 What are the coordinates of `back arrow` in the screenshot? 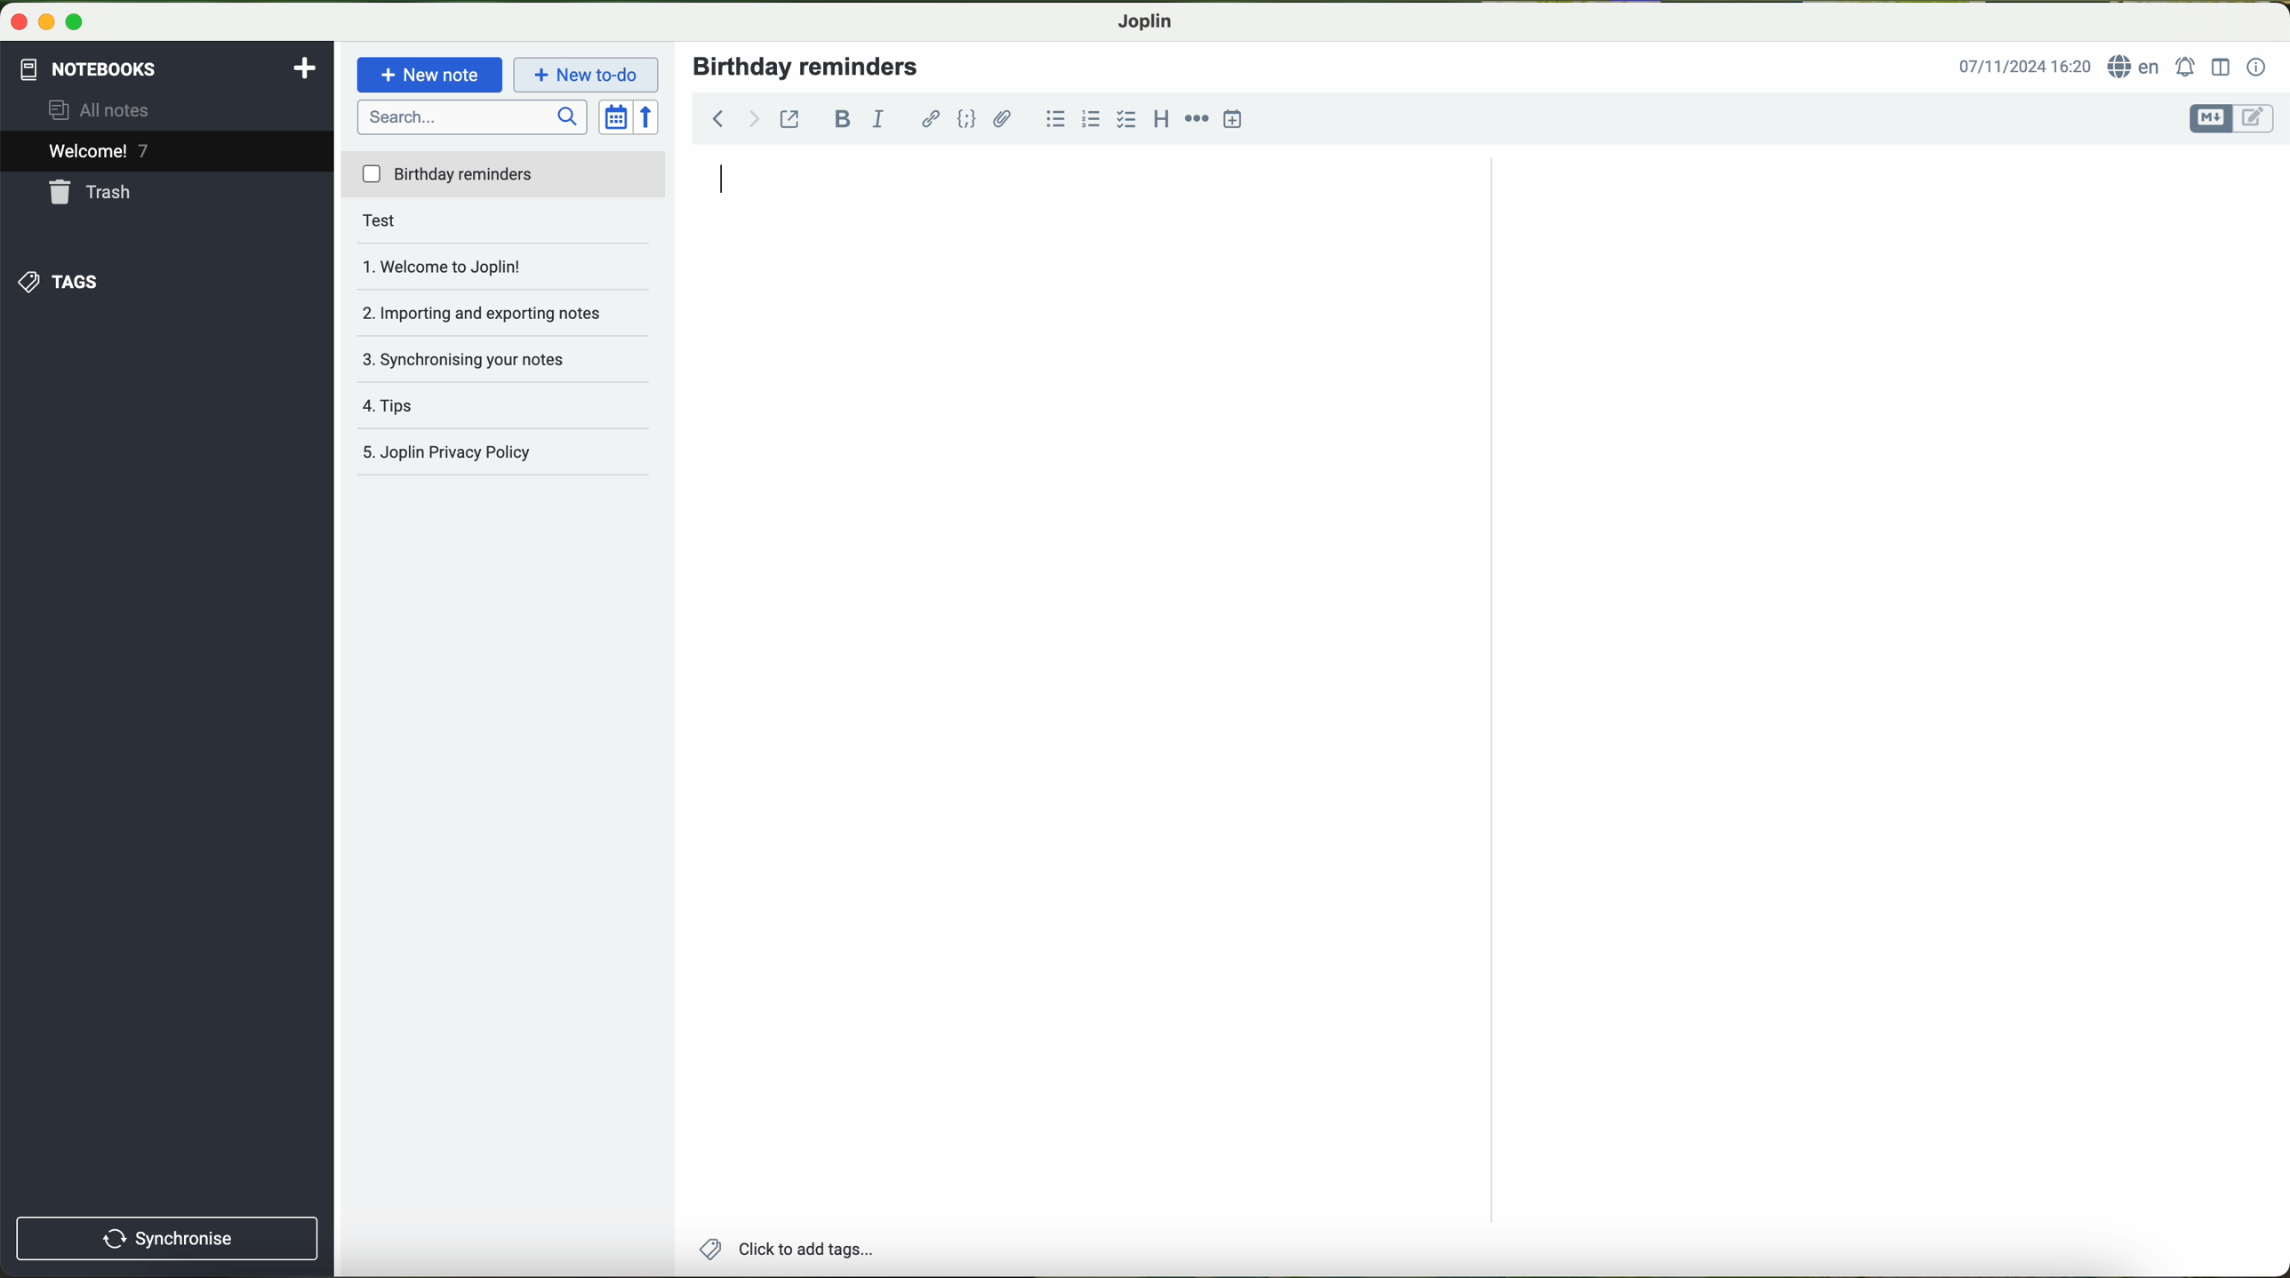 It's located at (733, 116).